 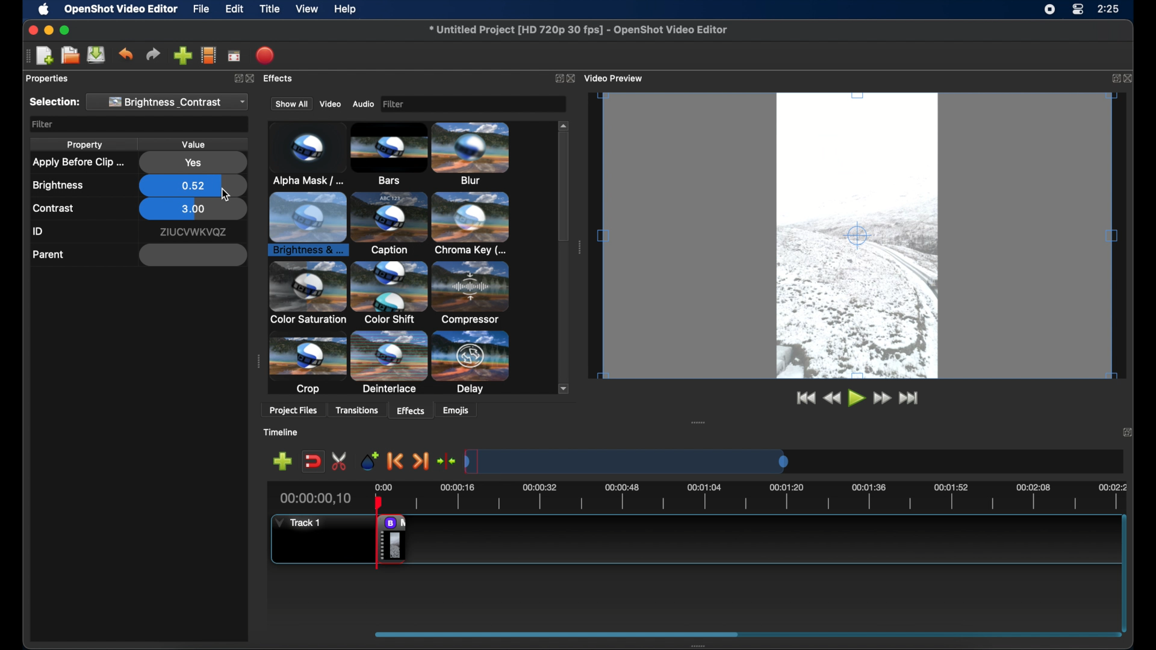 What do you see at coordinates (618, 77) in the screenshot?
I see `video preview` at bounding box center [618, 77].